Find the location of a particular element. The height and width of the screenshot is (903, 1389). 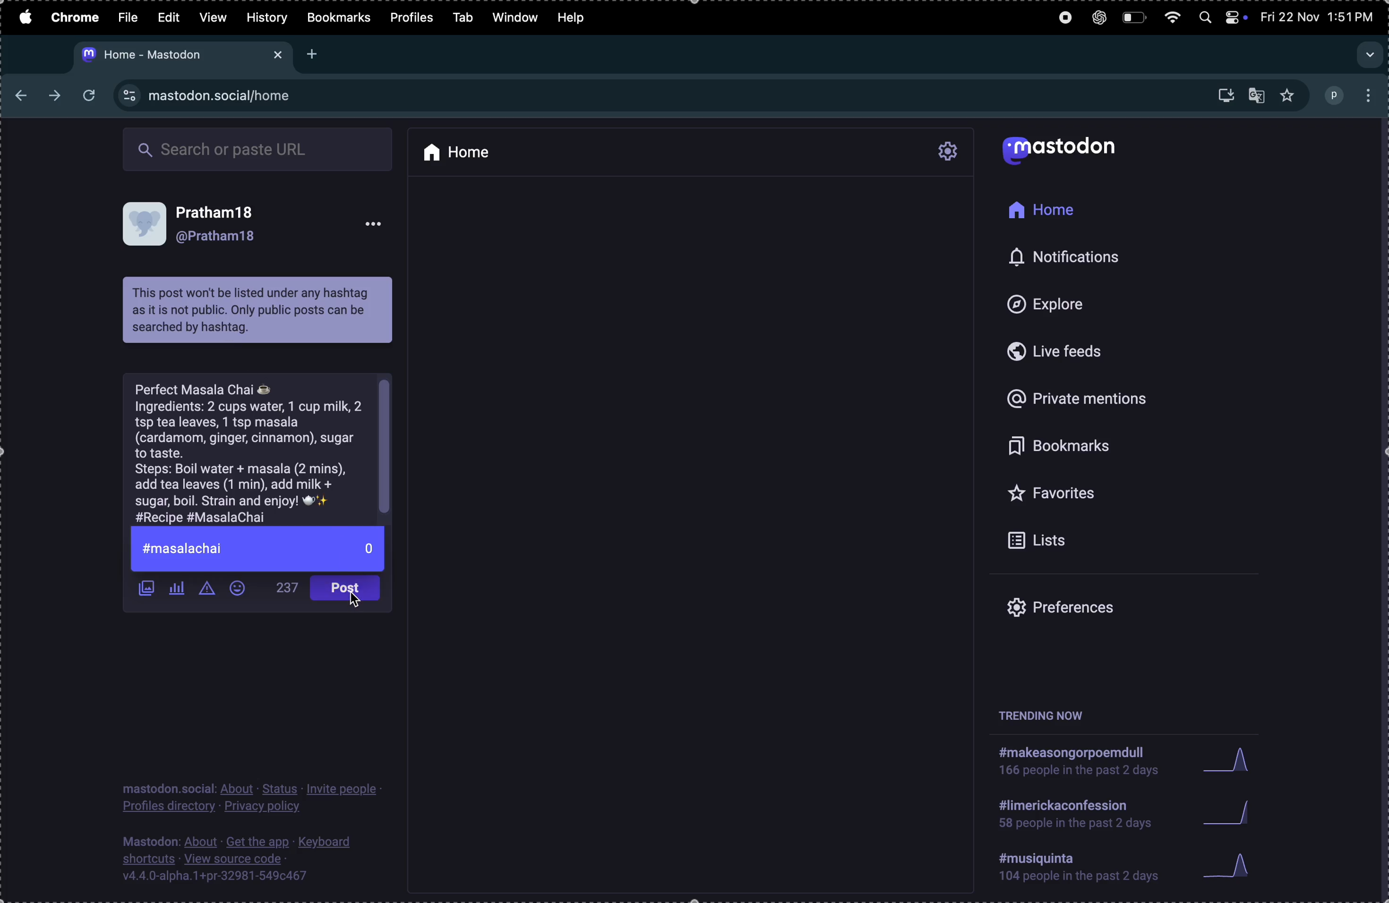

disclaimer is located at coordinates (260, 311).